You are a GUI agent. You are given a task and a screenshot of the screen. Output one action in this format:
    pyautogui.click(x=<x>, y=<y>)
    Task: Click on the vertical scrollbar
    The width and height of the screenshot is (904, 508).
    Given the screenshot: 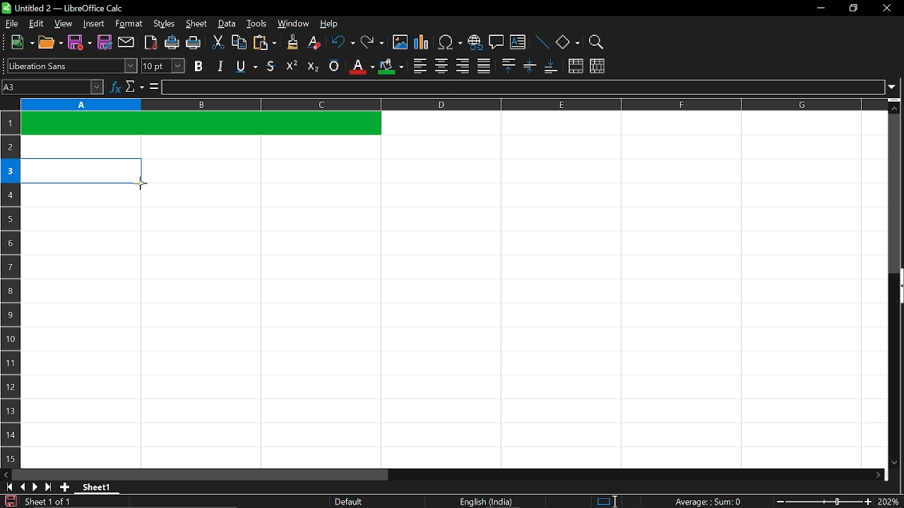 What is the action you would take?
    pyautogui.click(x=896, y=193)
    